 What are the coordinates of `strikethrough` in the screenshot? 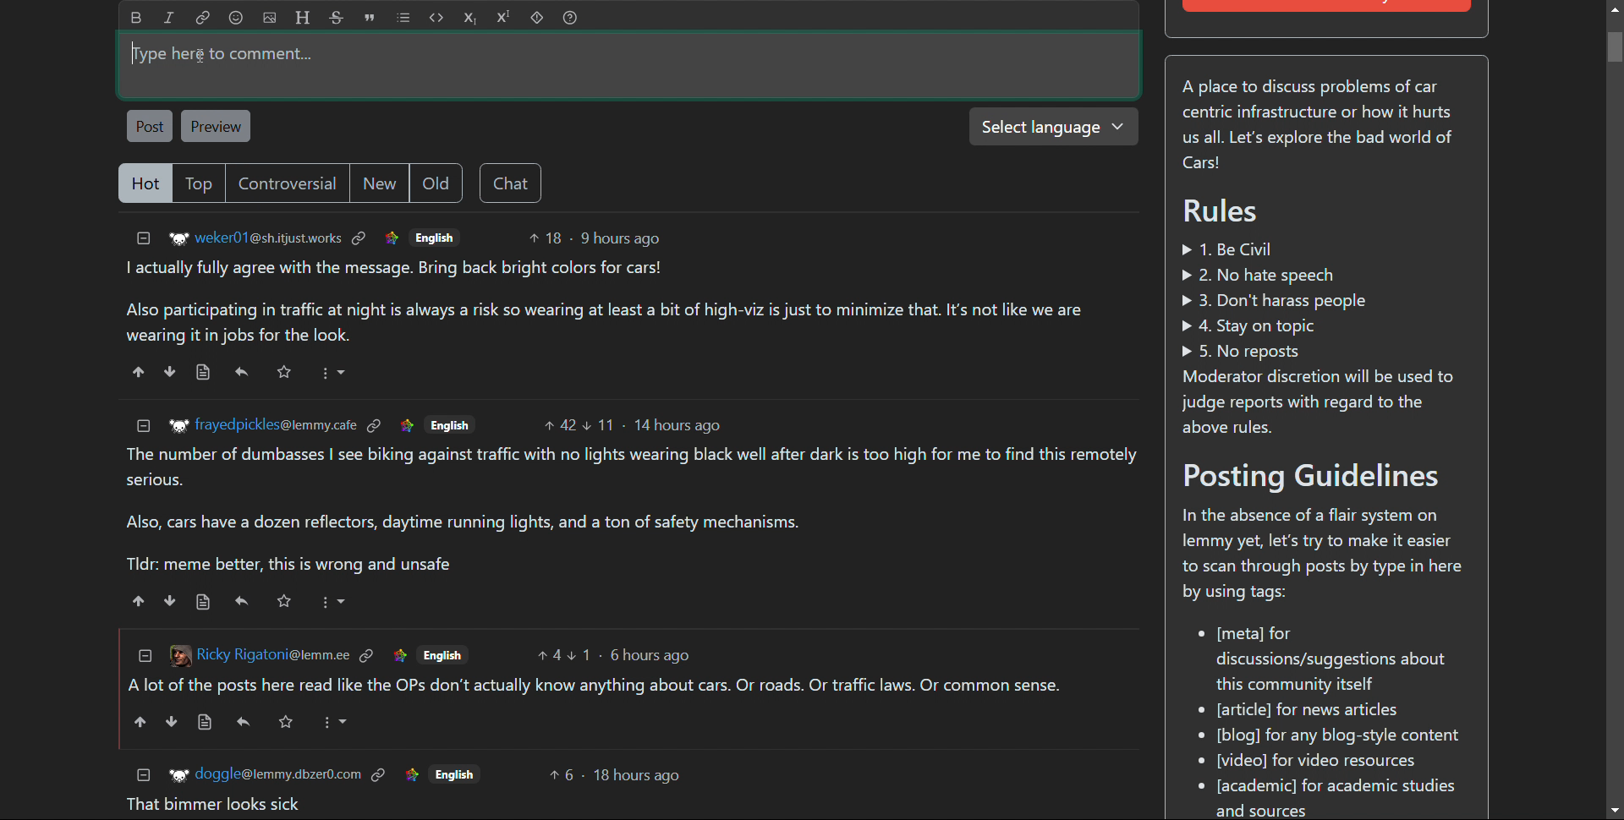 It's located at (337, 18).